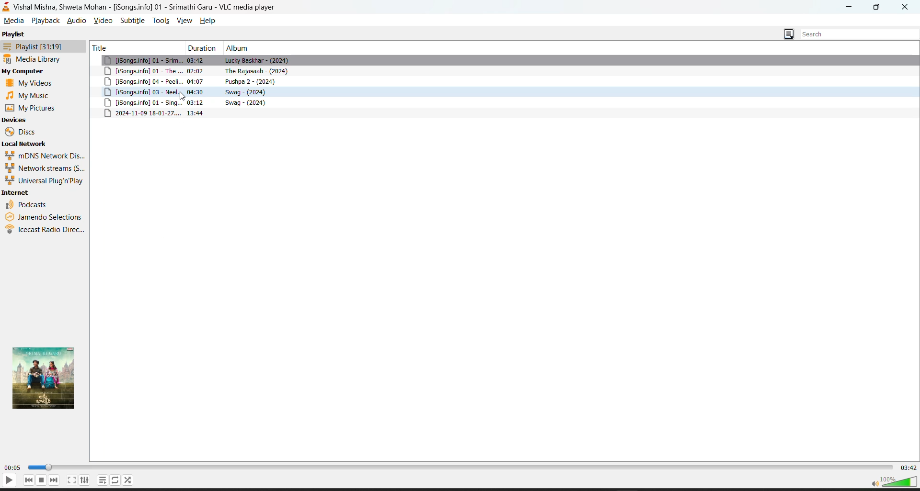 The height and width of the screenshot is (491, 920). What do you see at coordinates (505, 92) in the screenshot?
I see `song` at bounding box center [505, 92].